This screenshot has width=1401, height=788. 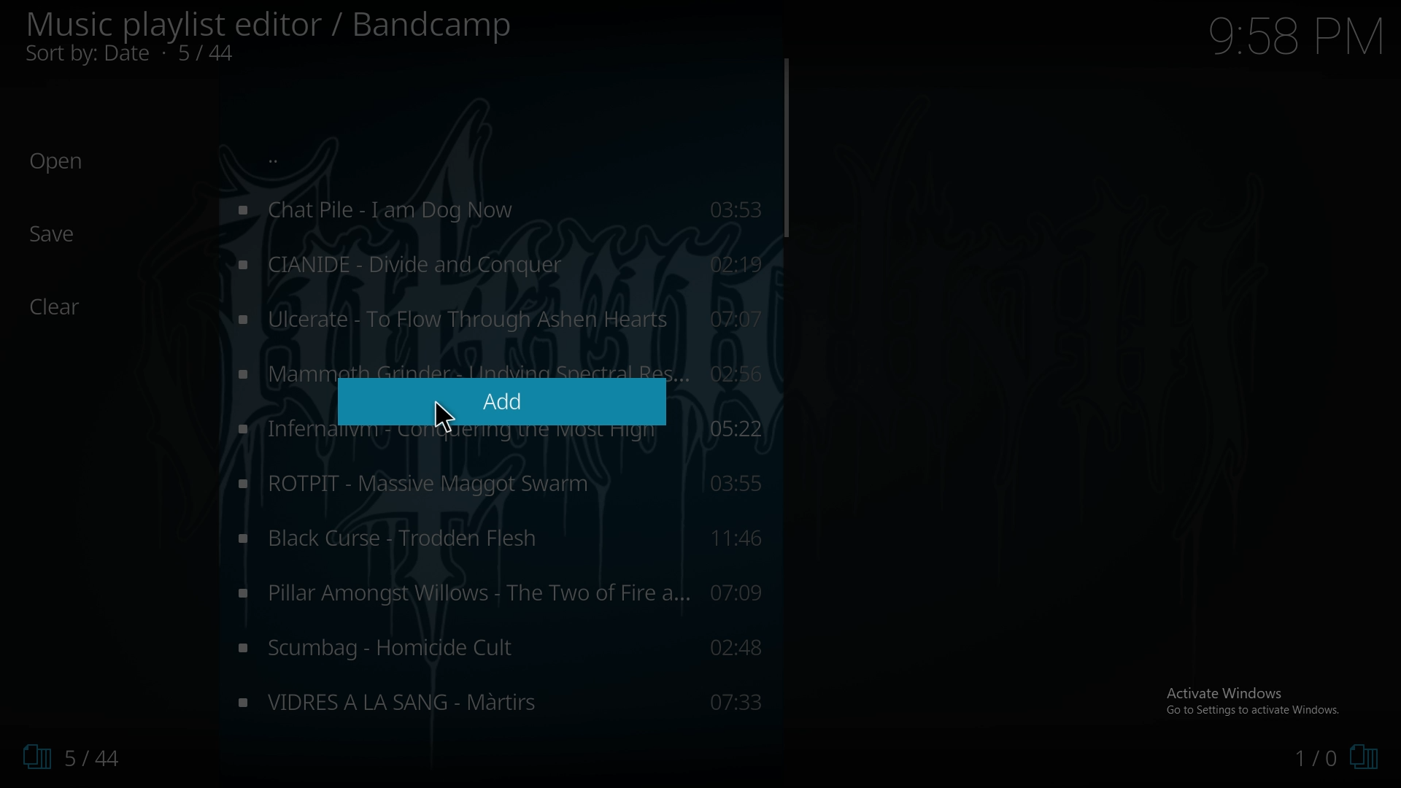 I want to click on music, so click(x=496, y=211).